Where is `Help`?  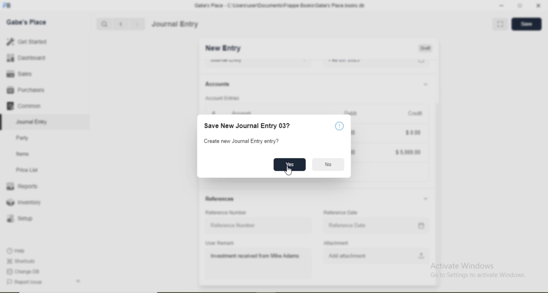 Help is located at coordinates (17, 251).